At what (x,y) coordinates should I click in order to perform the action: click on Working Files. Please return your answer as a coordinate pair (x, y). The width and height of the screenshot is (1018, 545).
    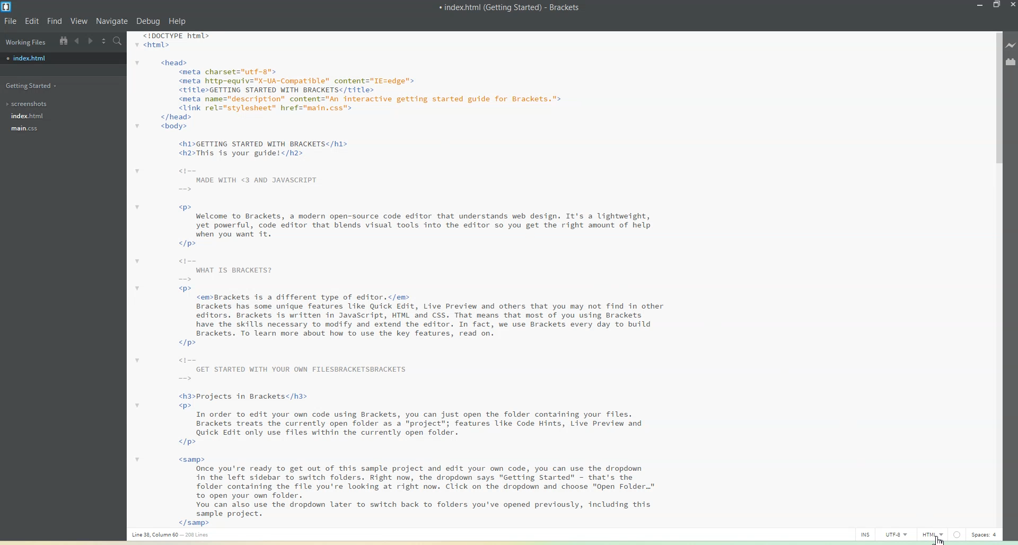
    Looking at the image, I should click on (25, 41).